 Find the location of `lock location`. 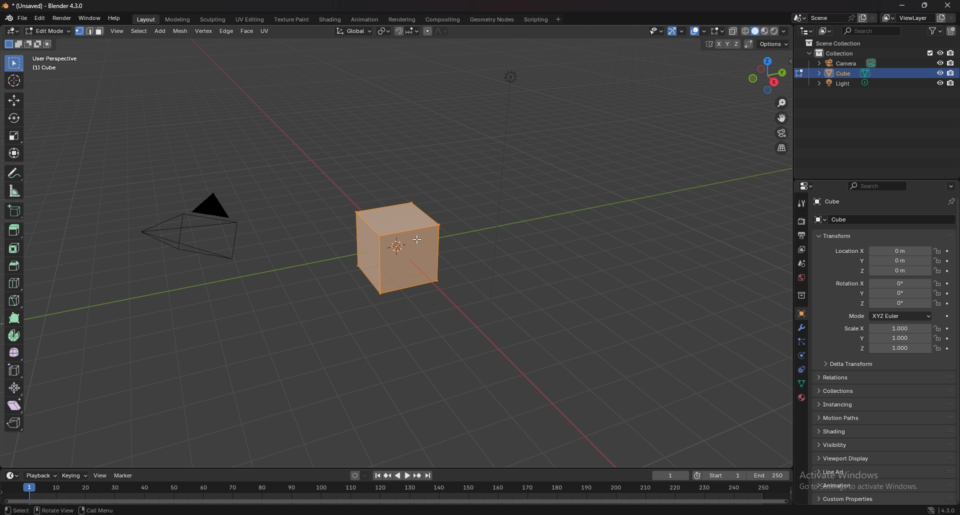

lock location is located at coordinates (937, 303).